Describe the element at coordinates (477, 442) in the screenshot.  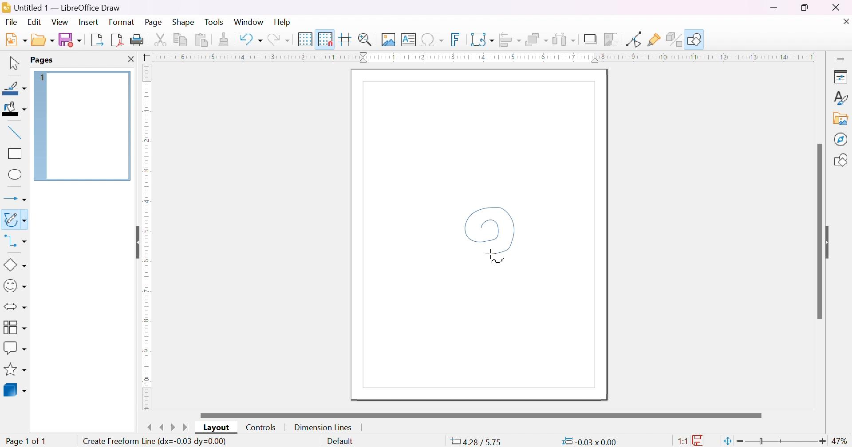
I see `-7.49/4.29` at that location.